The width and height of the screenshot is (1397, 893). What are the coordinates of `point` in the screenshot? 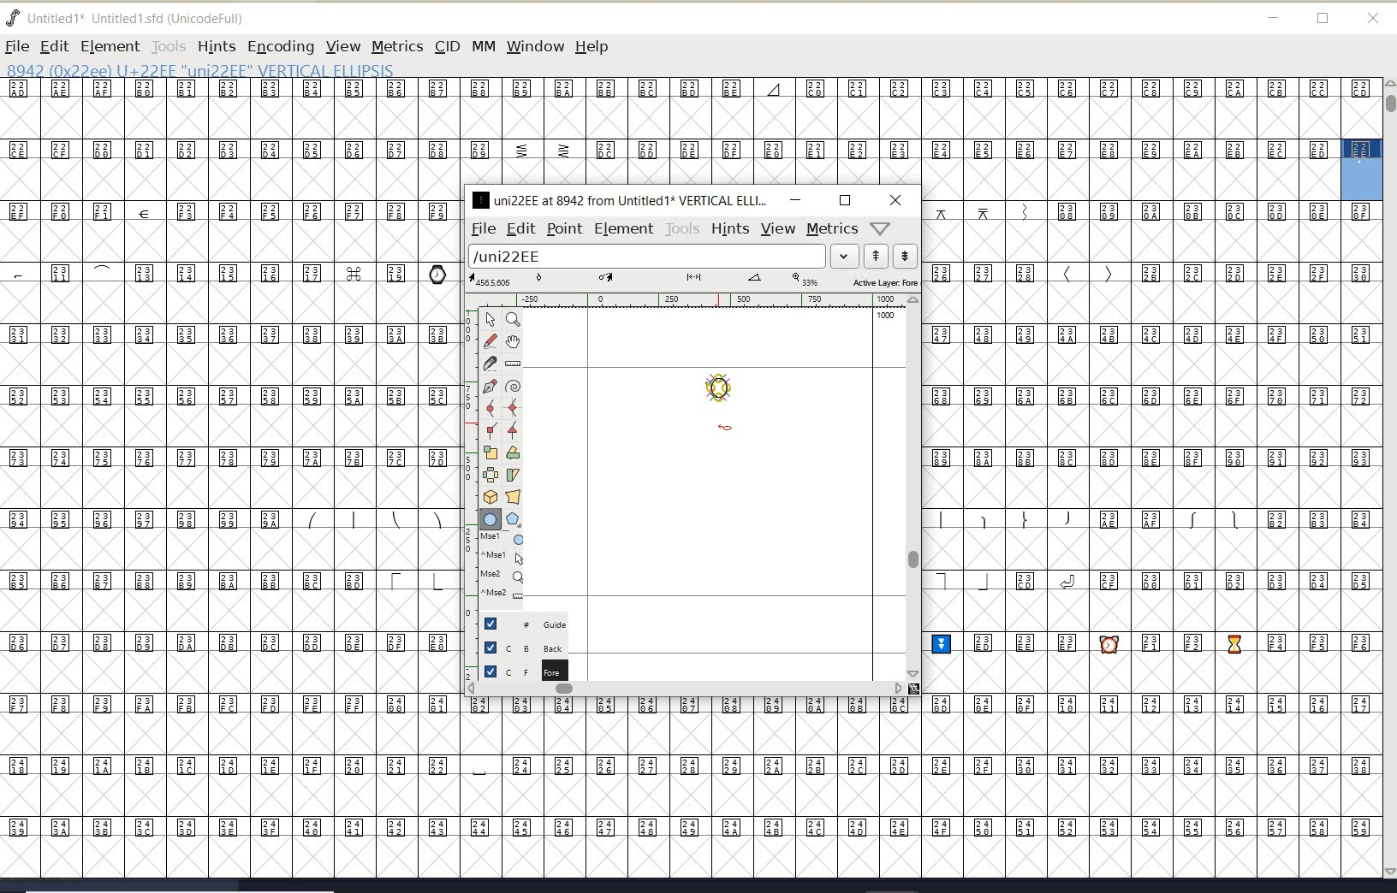 It's located at (563, 229).